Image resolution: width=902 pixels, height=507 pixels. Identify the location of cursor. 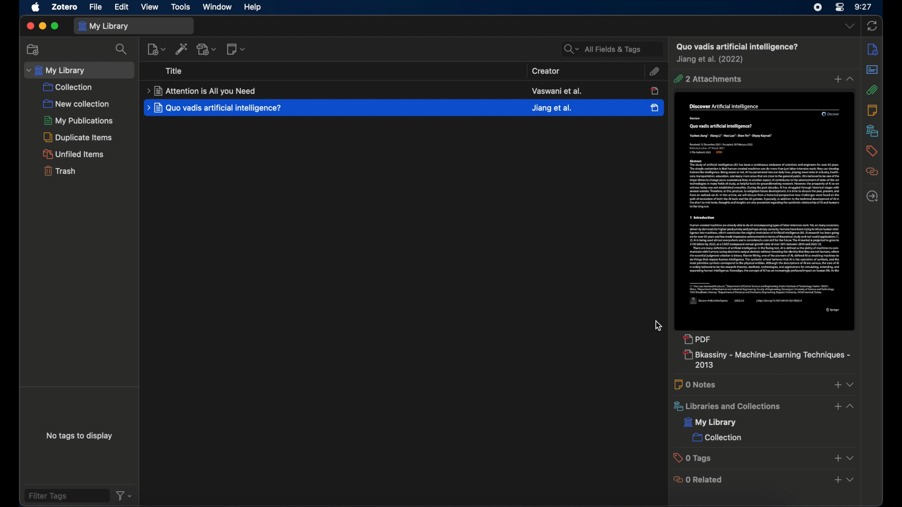
(657, 326).